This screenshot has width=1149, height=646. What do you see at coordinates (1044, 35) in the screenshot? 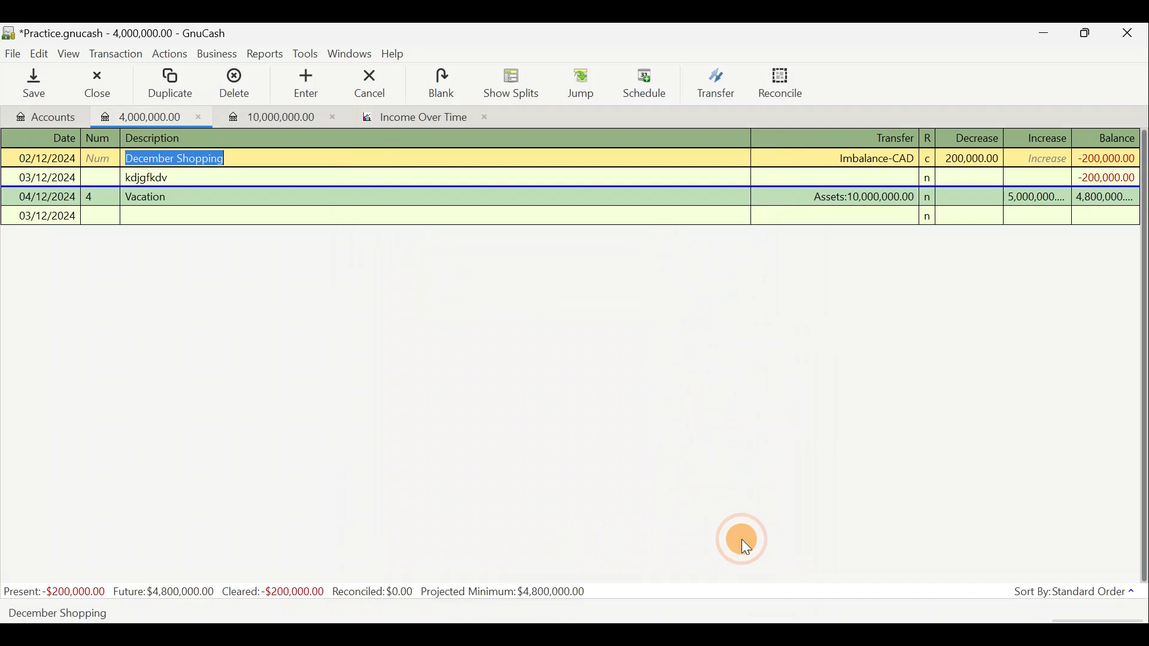
I see `Minimise` at bounding box center [1044, 35].